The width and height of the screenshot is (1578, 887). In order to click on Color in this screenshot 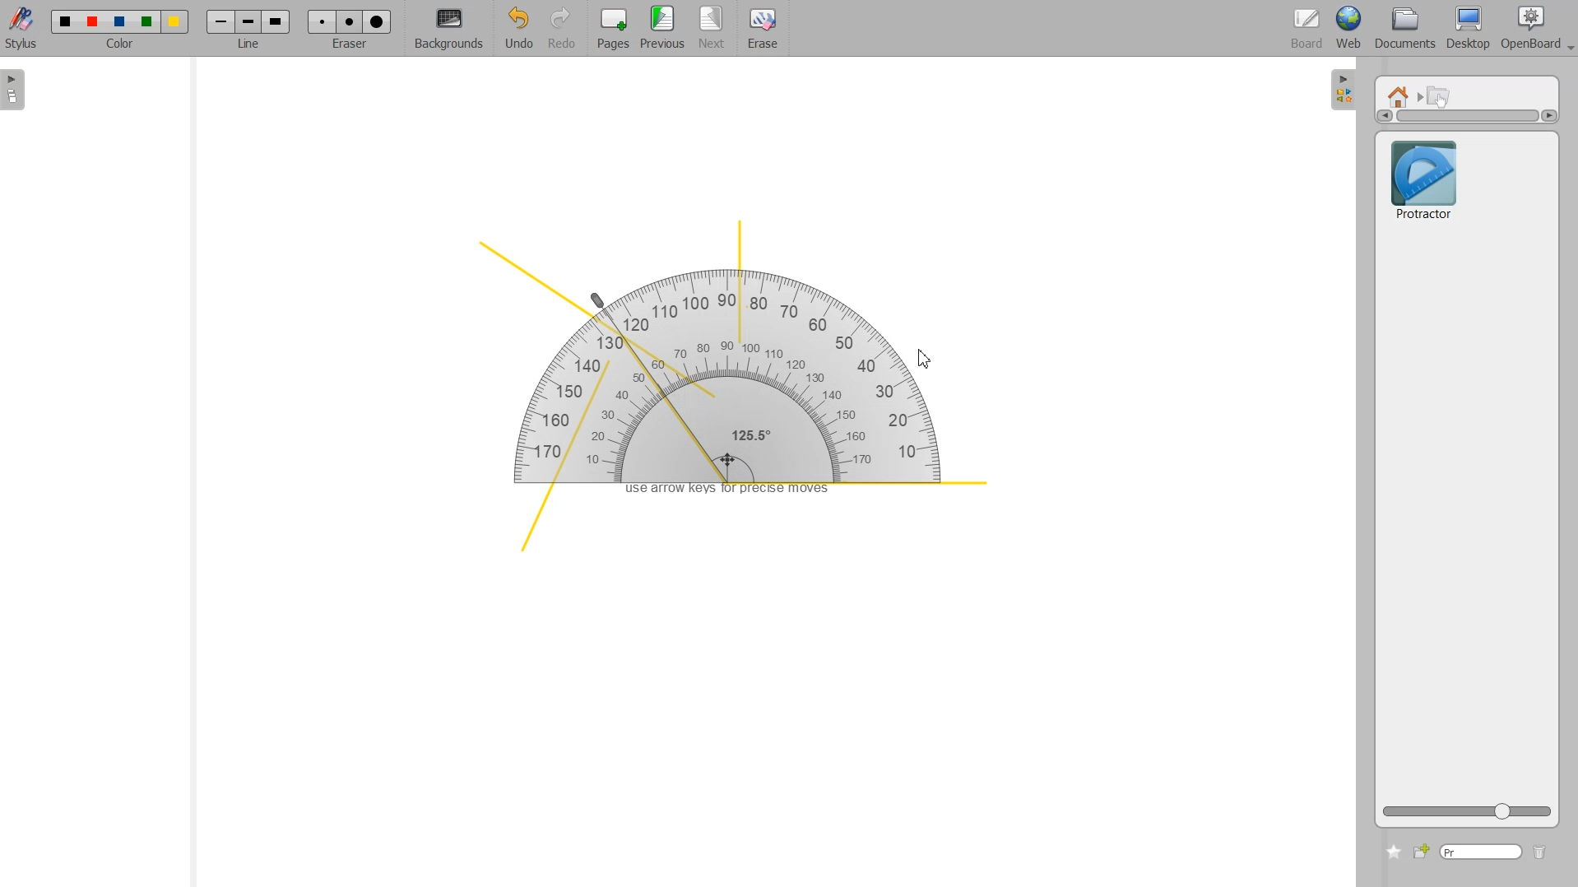, I will do `click(120, 21)`.